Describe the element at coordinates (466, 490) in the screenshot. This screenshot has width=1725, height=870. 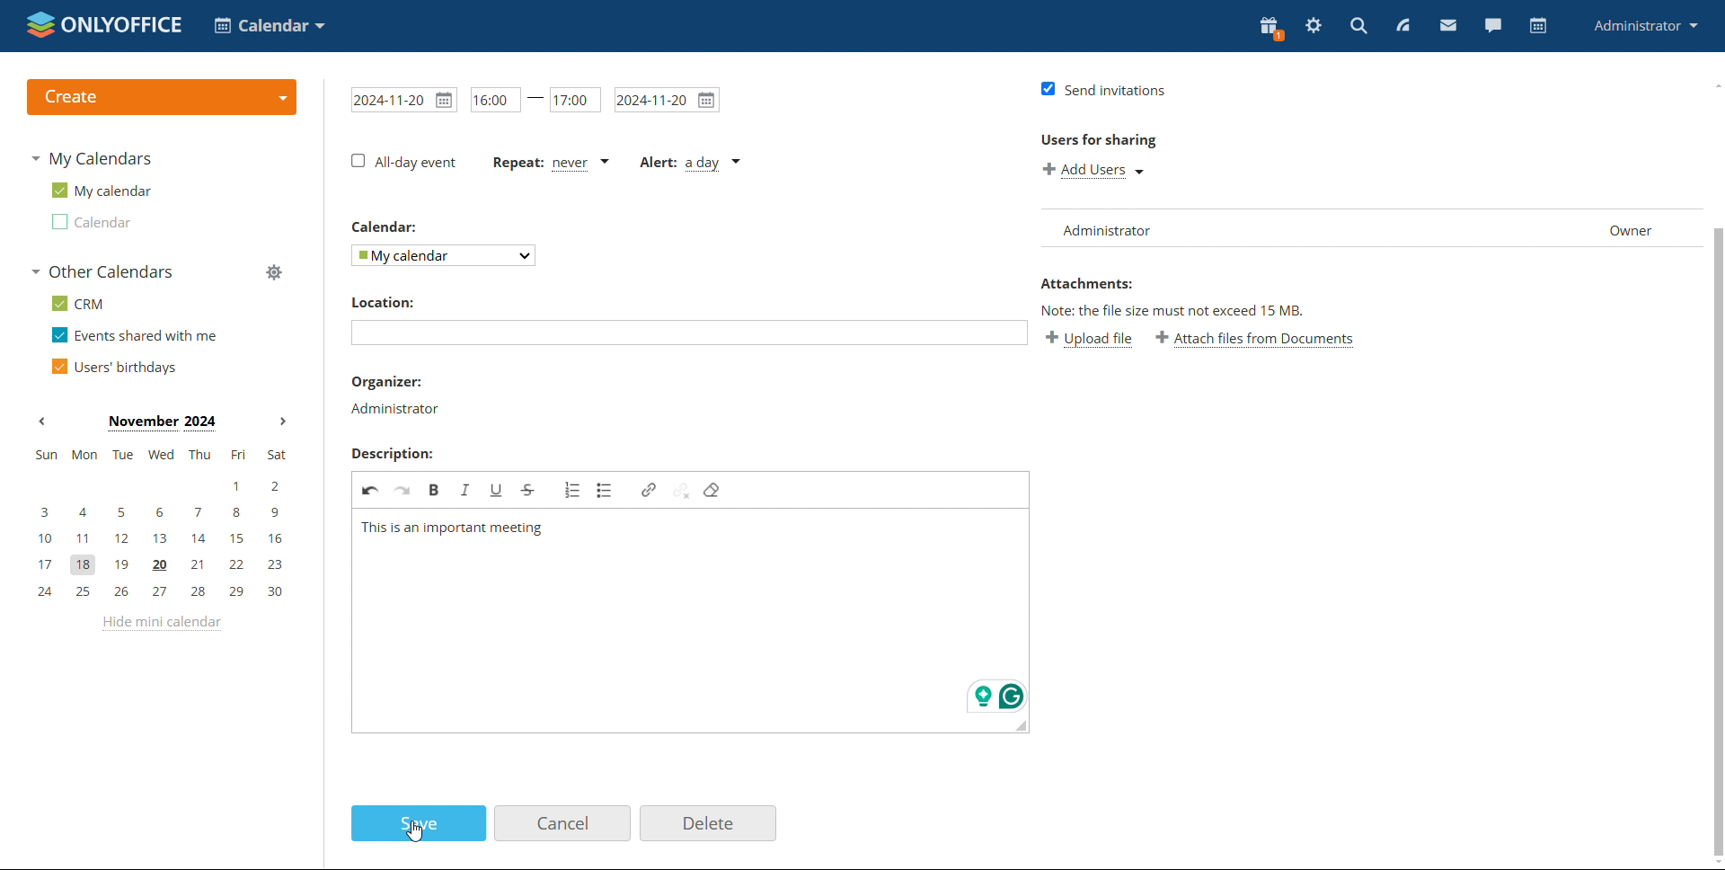
I see `italic` at that location.